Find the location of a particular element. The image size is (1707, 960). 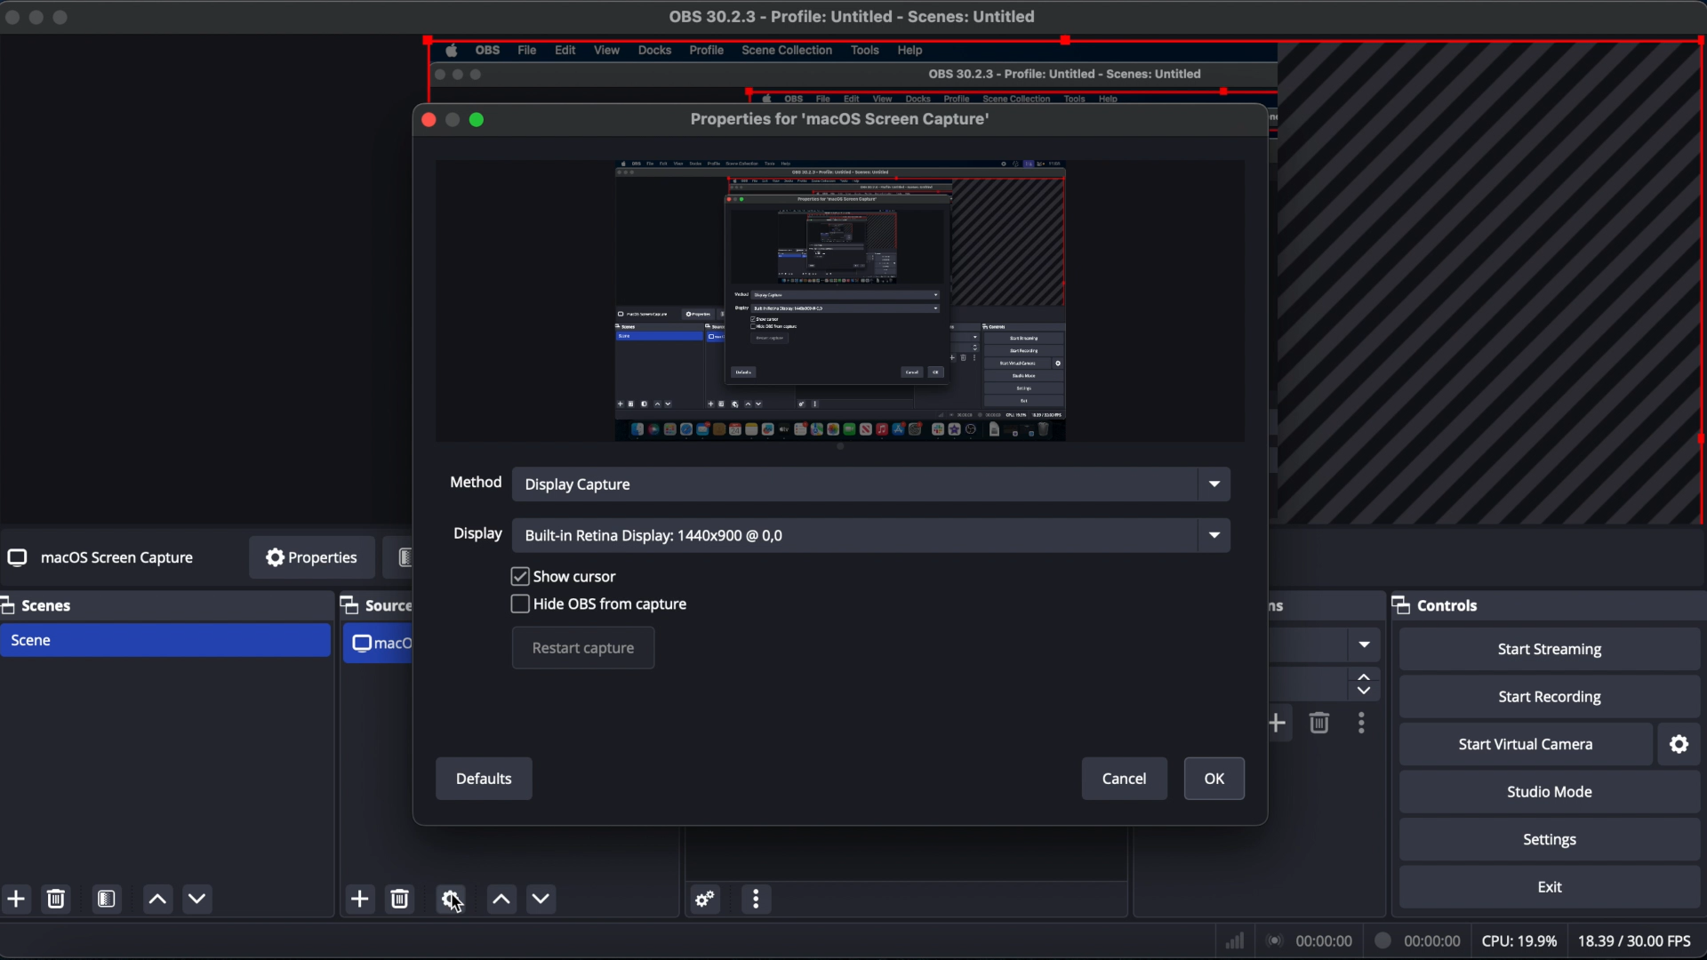

built-in Retina display drop down label is located at coordinates (657, 536).